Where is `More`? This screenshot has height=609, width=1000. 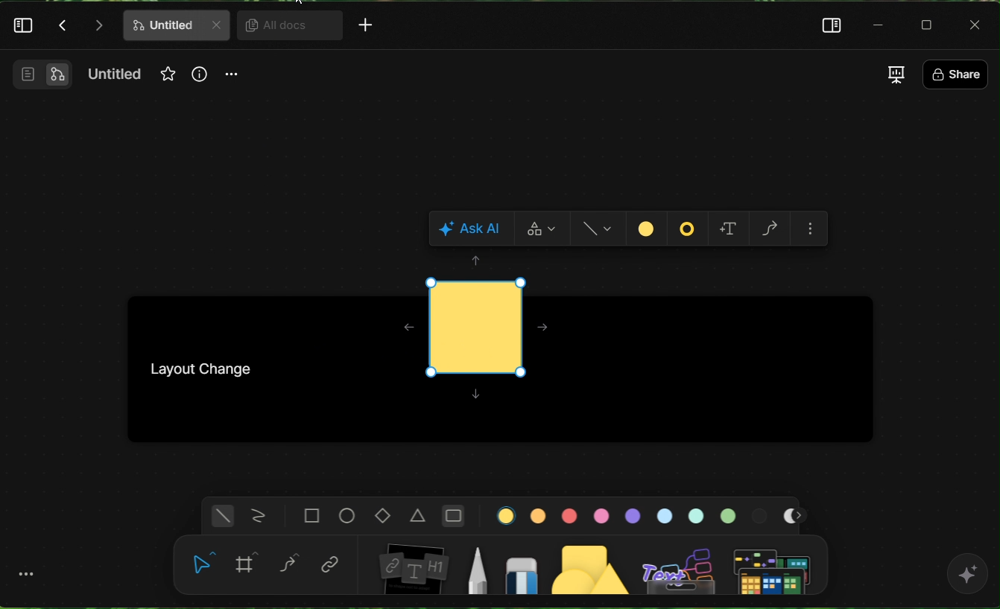
More is located at coordinates (370, 28).